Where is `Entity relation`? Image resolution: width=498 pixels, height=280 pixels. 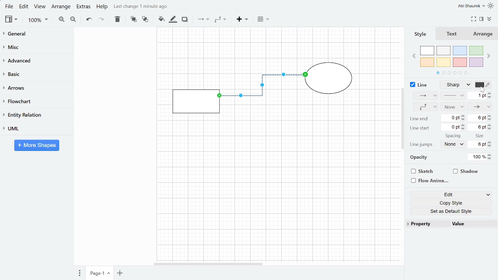
Entity relation is located at coordinates (35, 114).